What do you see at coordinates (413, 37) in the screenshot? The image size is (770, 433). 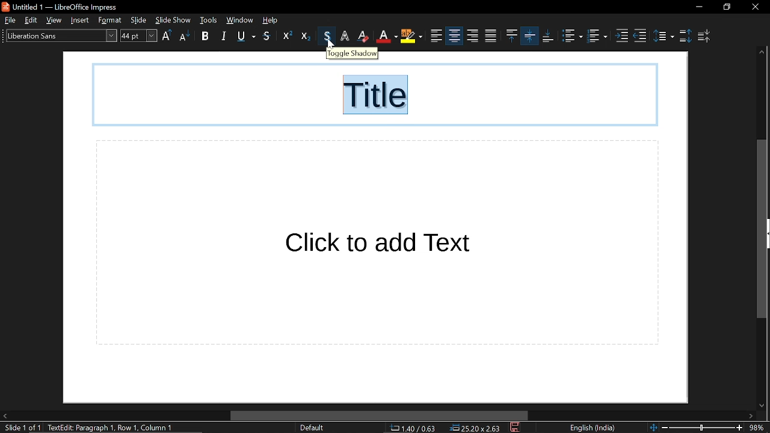 I see `align left` at bounding box center [413, 37].